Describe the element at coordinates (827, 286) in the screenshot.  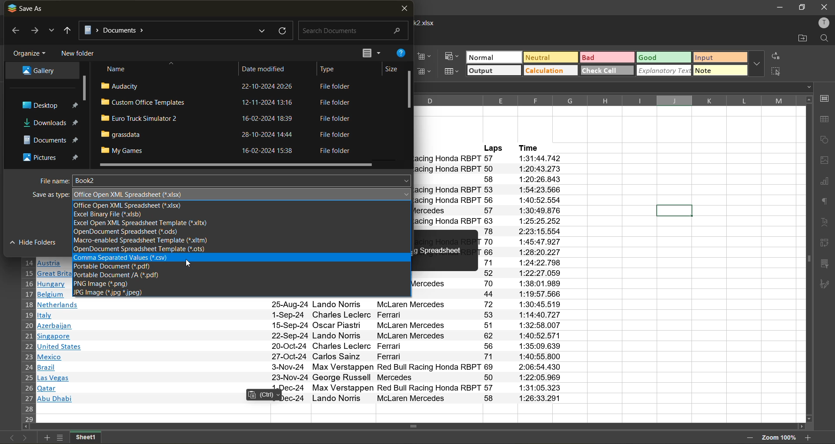
I see `signature` at that location.